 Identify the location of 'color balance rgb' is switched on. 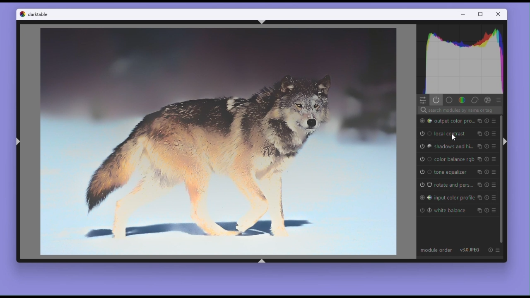
(425, 159).